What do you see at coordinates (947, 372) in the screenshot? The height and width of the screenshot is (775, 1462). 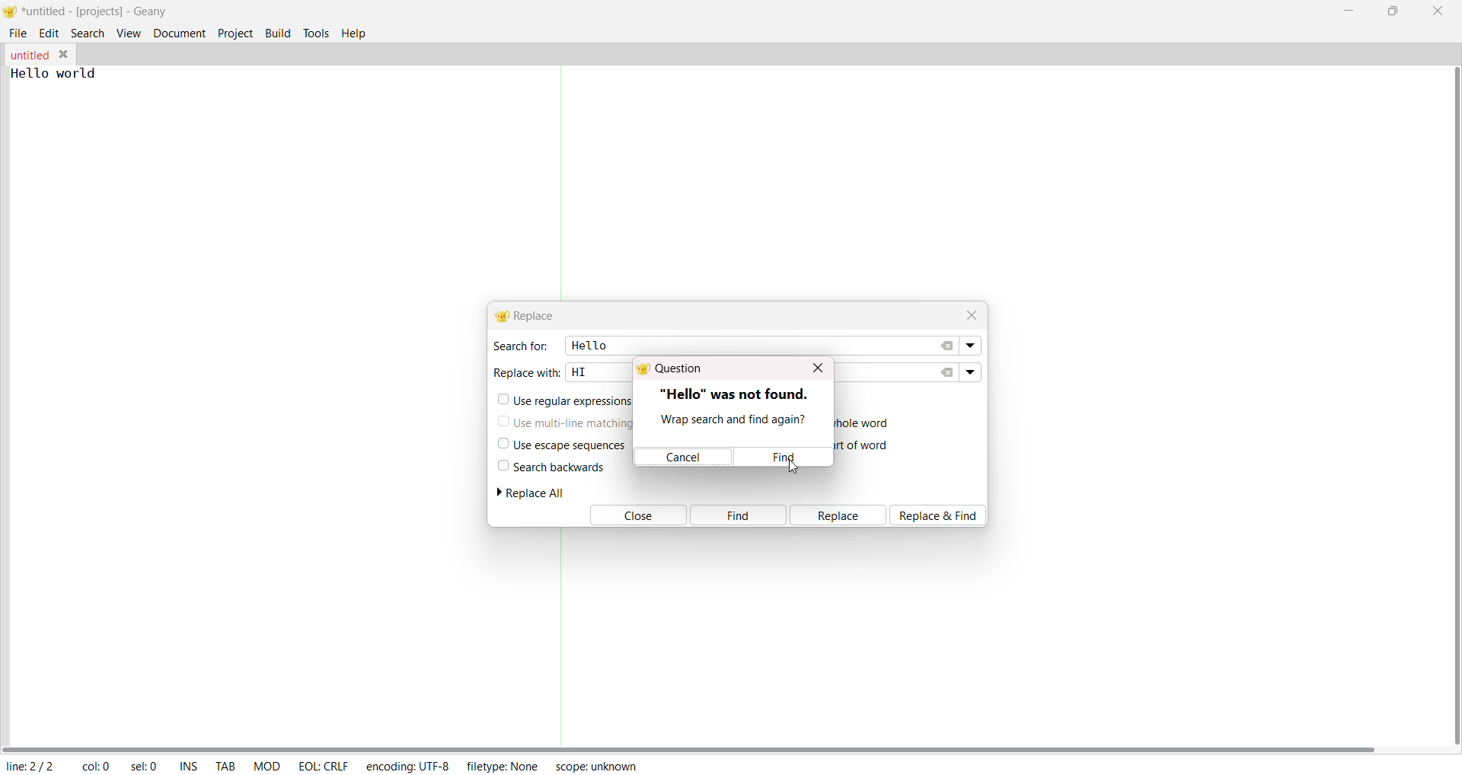 I see `clear replace` at bounding box center [947, 372].